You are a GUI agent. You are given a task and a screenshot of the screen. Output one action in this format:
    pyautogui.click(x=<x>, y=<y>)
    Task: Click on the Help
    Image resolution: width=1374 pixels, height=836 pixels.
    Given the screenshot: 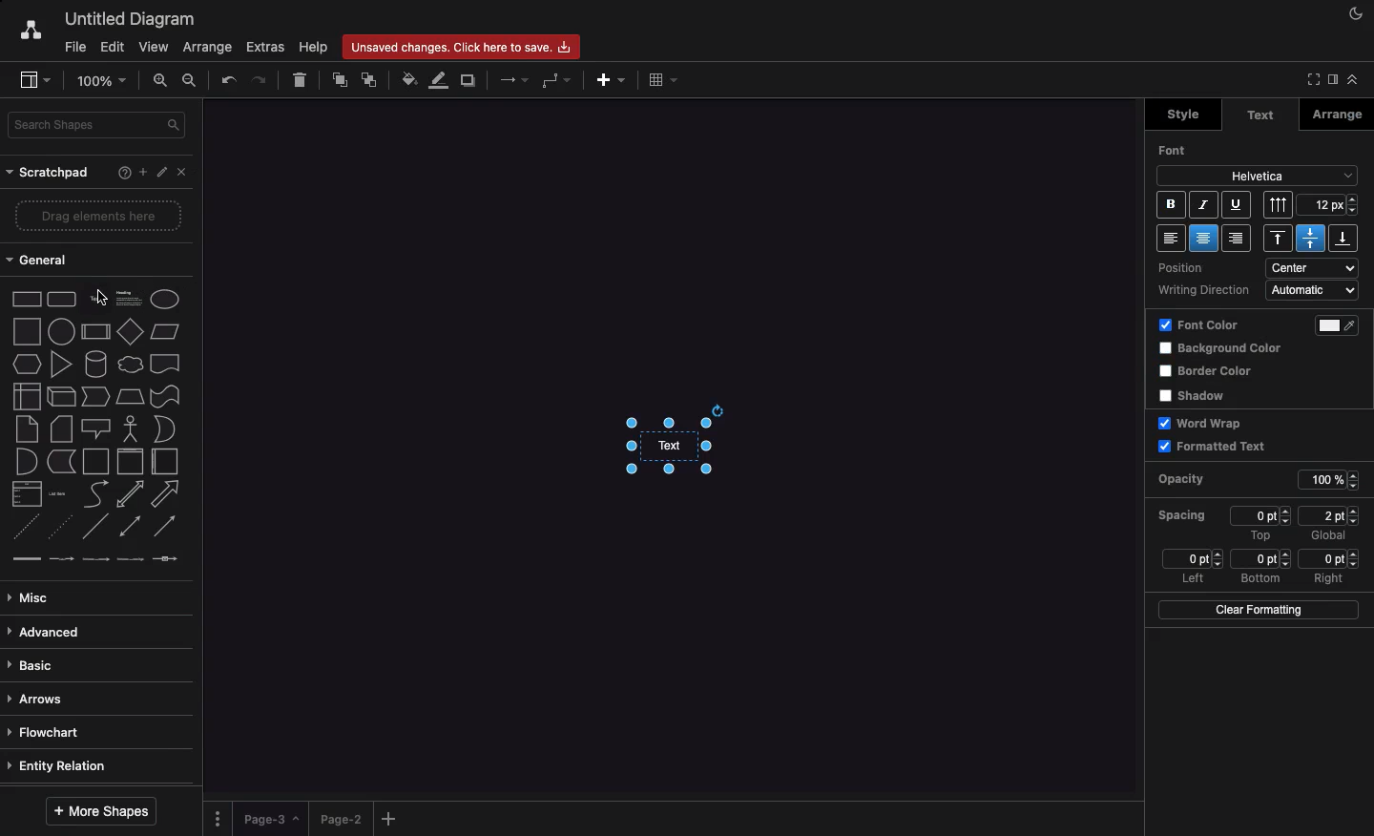 What is the action you would take?
    pyautogui.click(x=120, y=175)
    